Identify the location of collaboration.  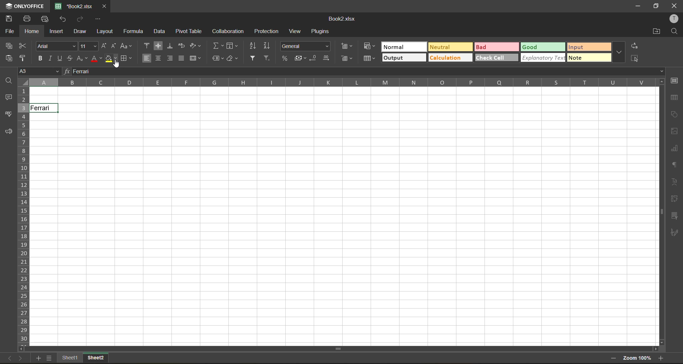
(229, 32).